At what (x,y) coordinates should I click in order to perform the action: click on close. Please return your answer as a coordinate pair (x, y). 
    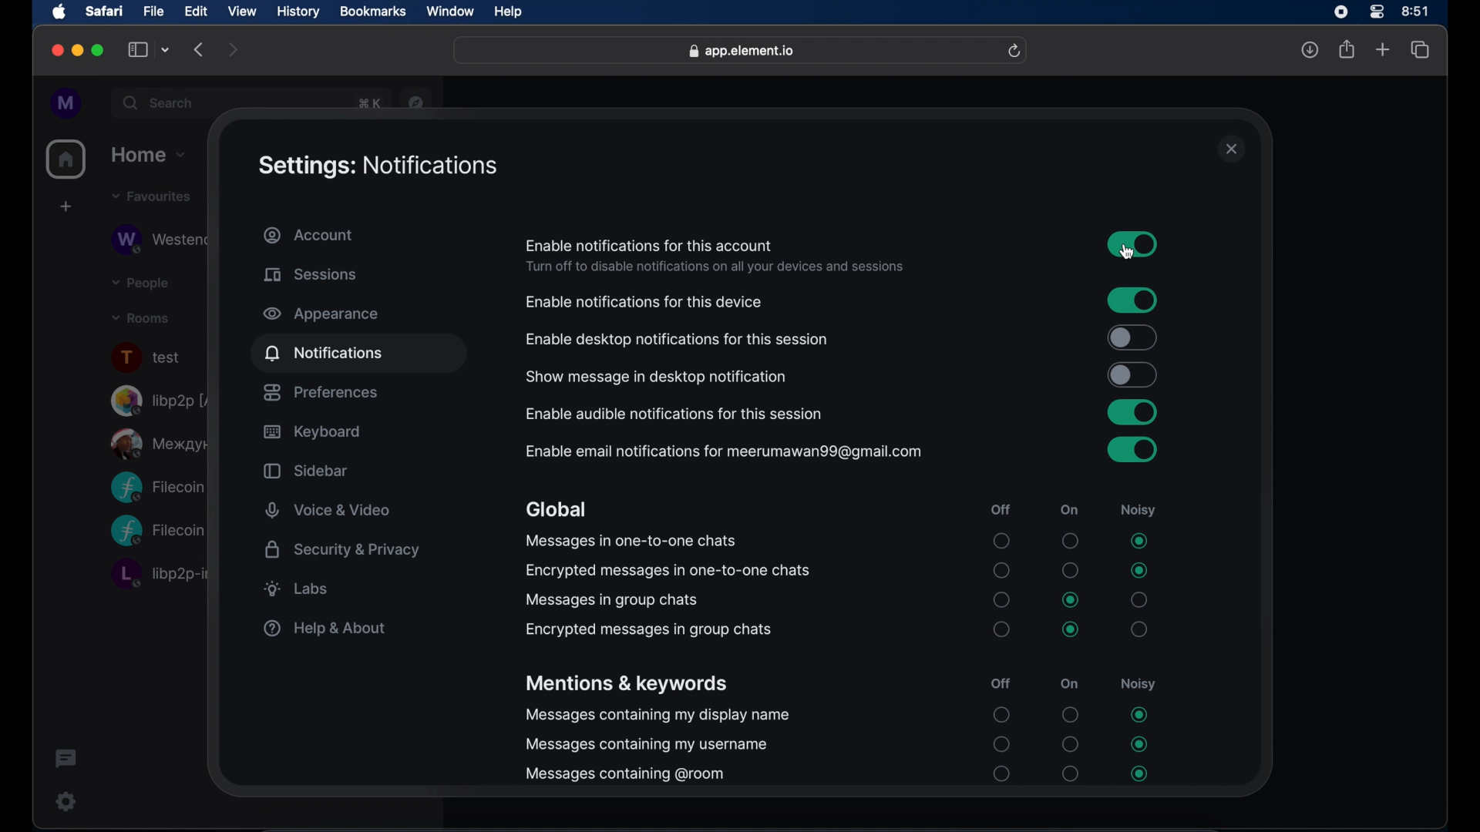
    Looking at the image, I should click on (56, 51).